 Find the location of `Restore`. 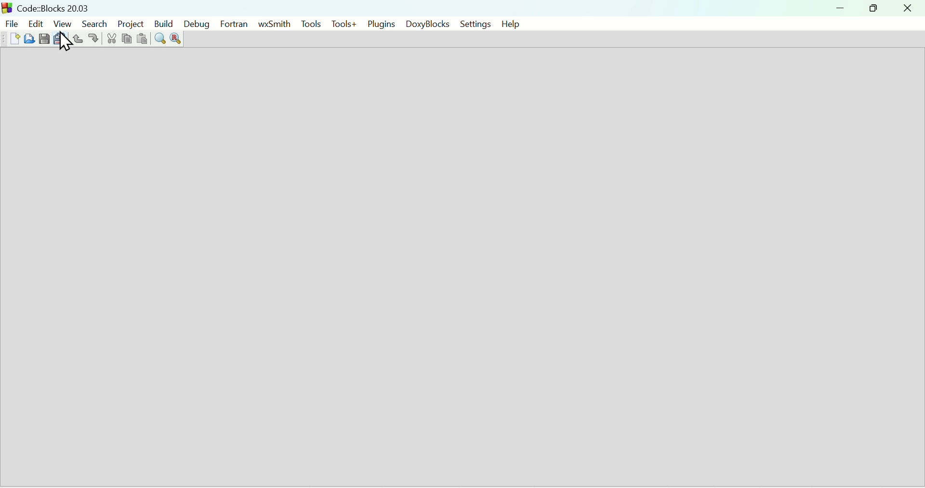

Restore is located at coordinates (871, 8).